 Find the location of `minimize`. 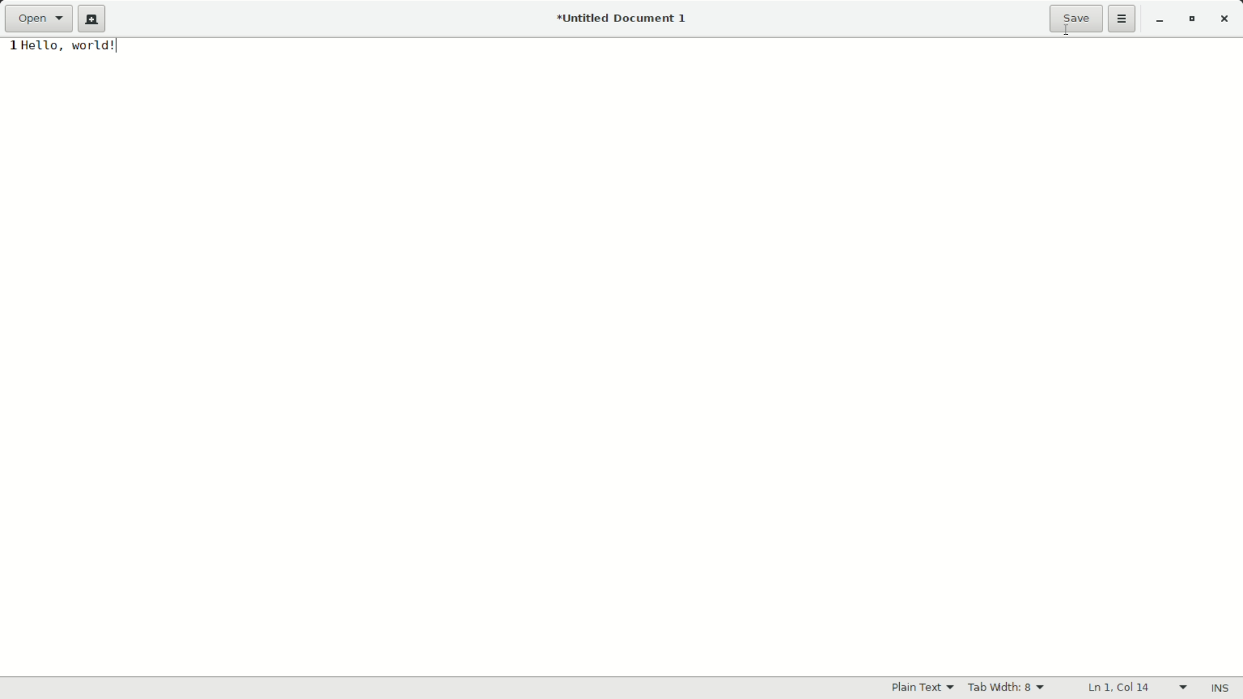

minimize is located at coordinates (1159, 20).